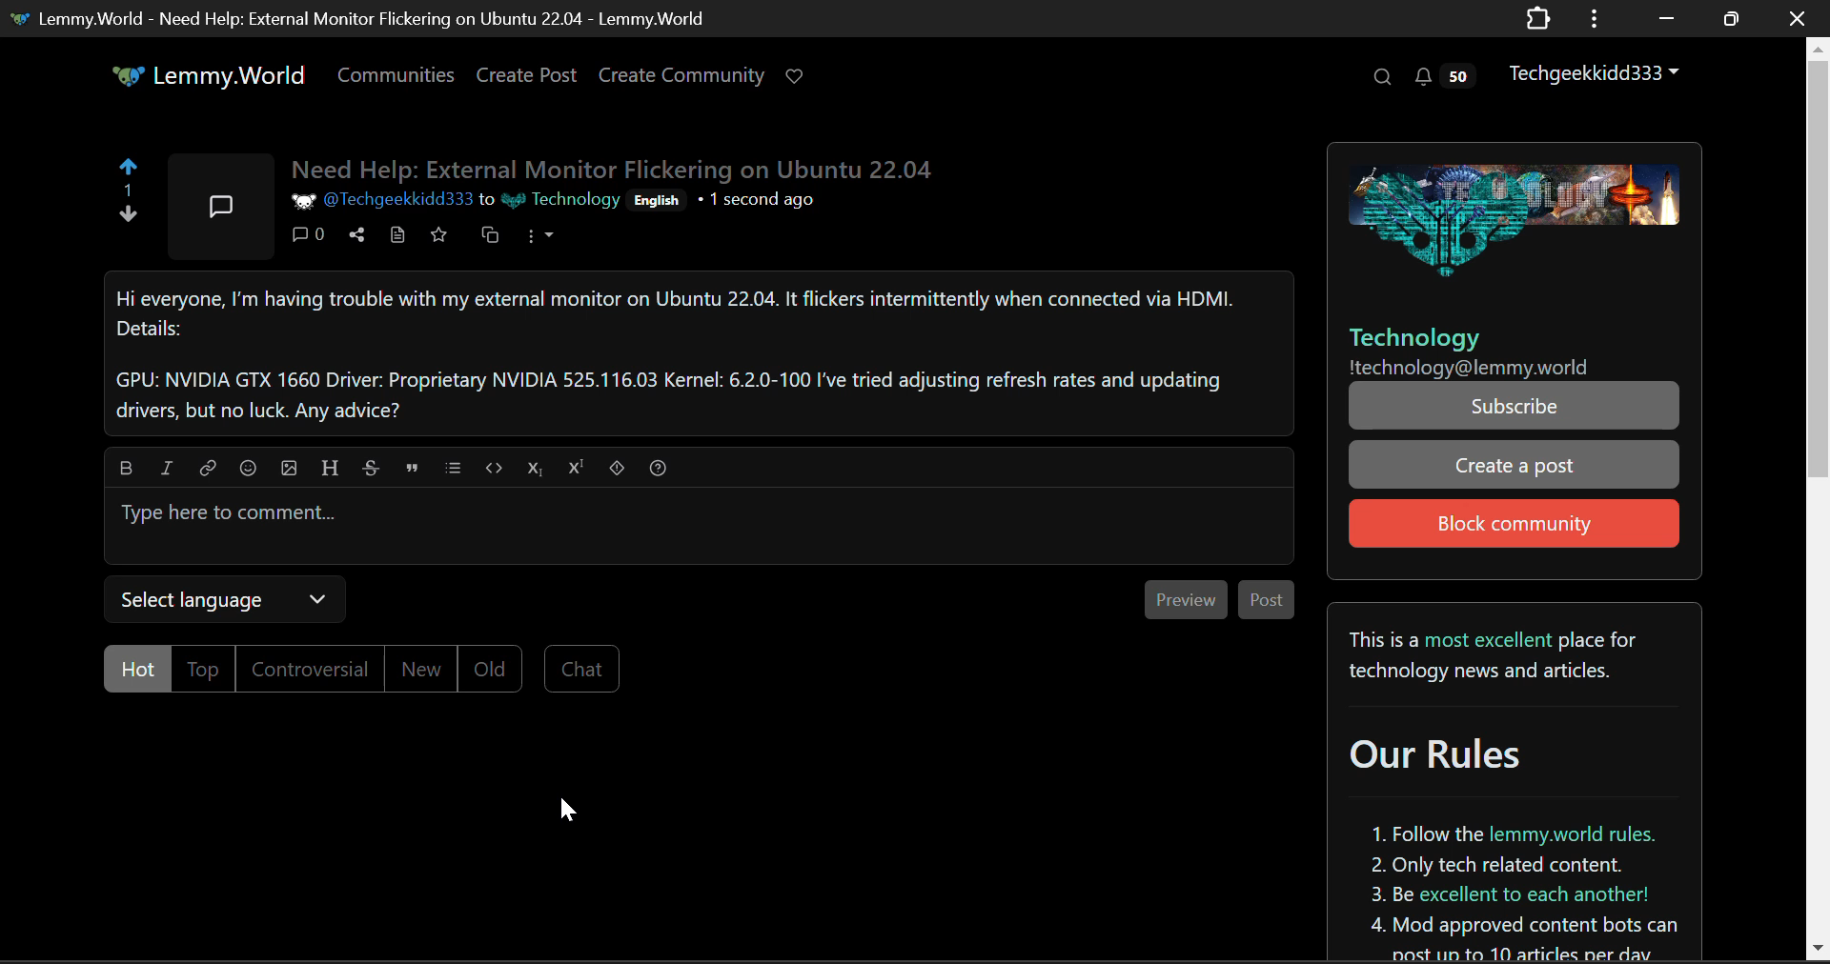  Describe the element at coordinates (196, 75) in the screenshot. I see `Lemmy.World` at that location.